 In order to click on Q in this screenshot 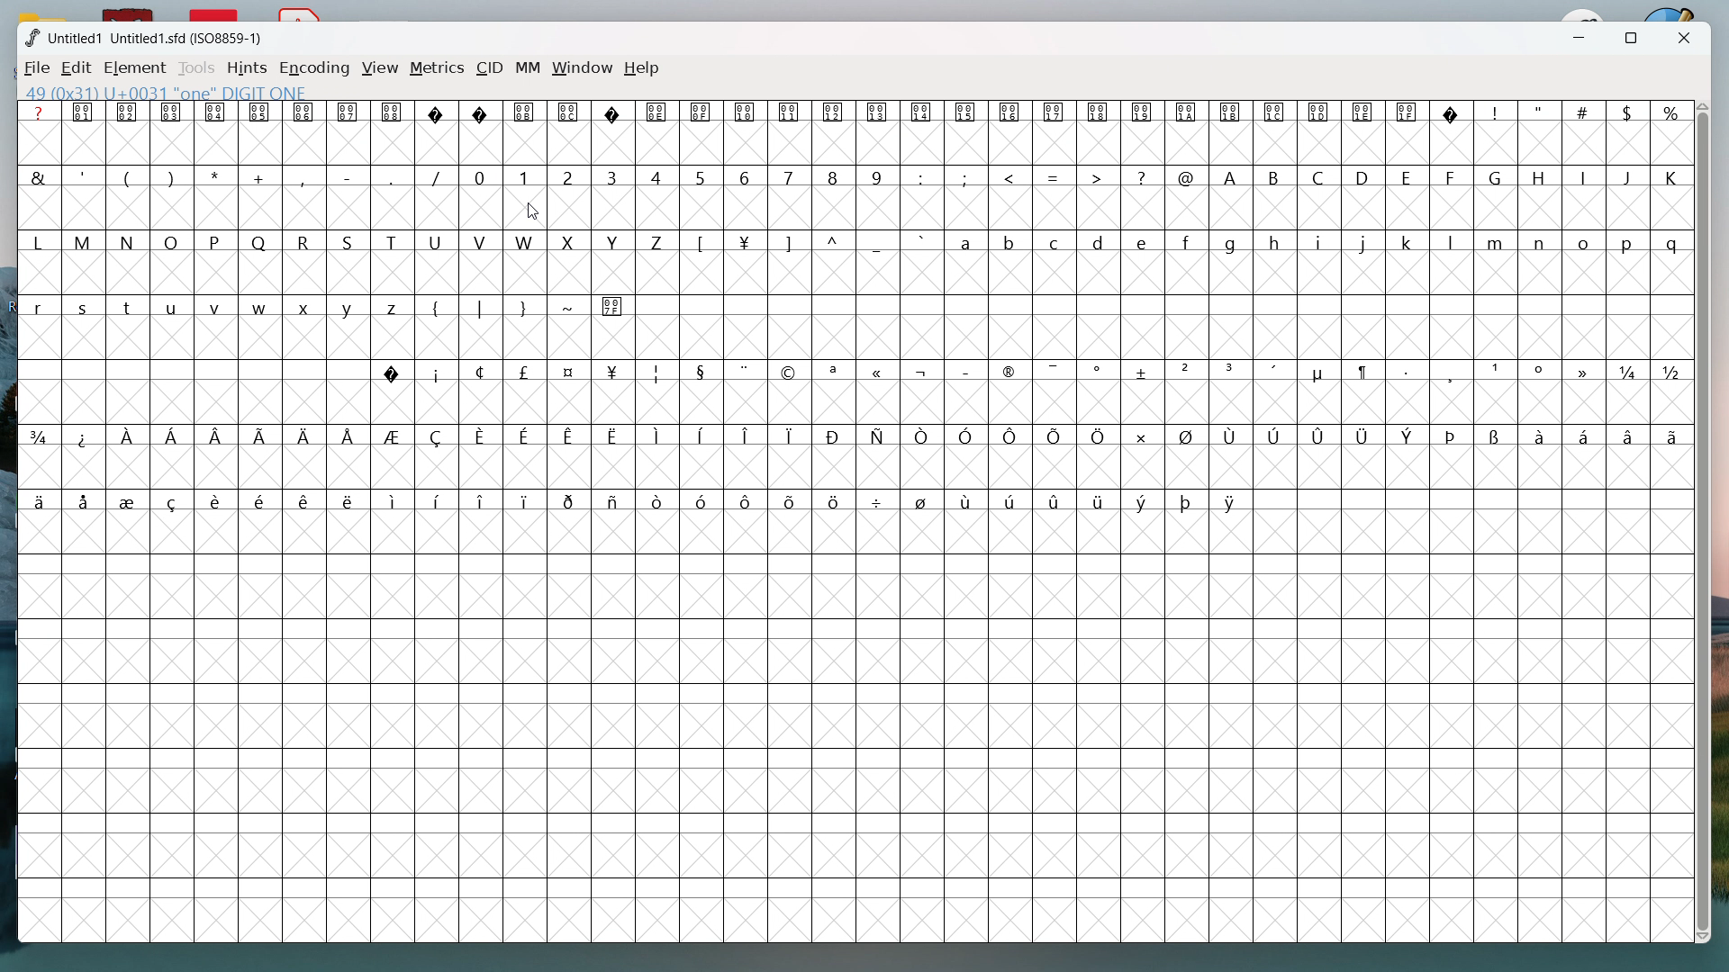, I will do `click(262, 241)`.